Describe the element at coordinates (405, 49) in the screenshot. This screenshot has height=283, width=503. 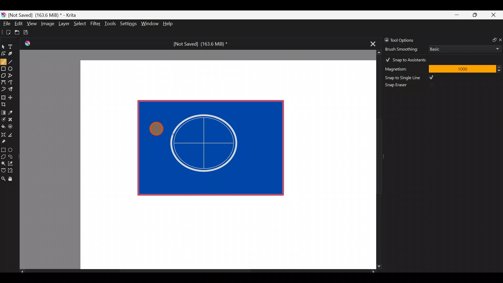
I see `Brush smoothing` at that location.